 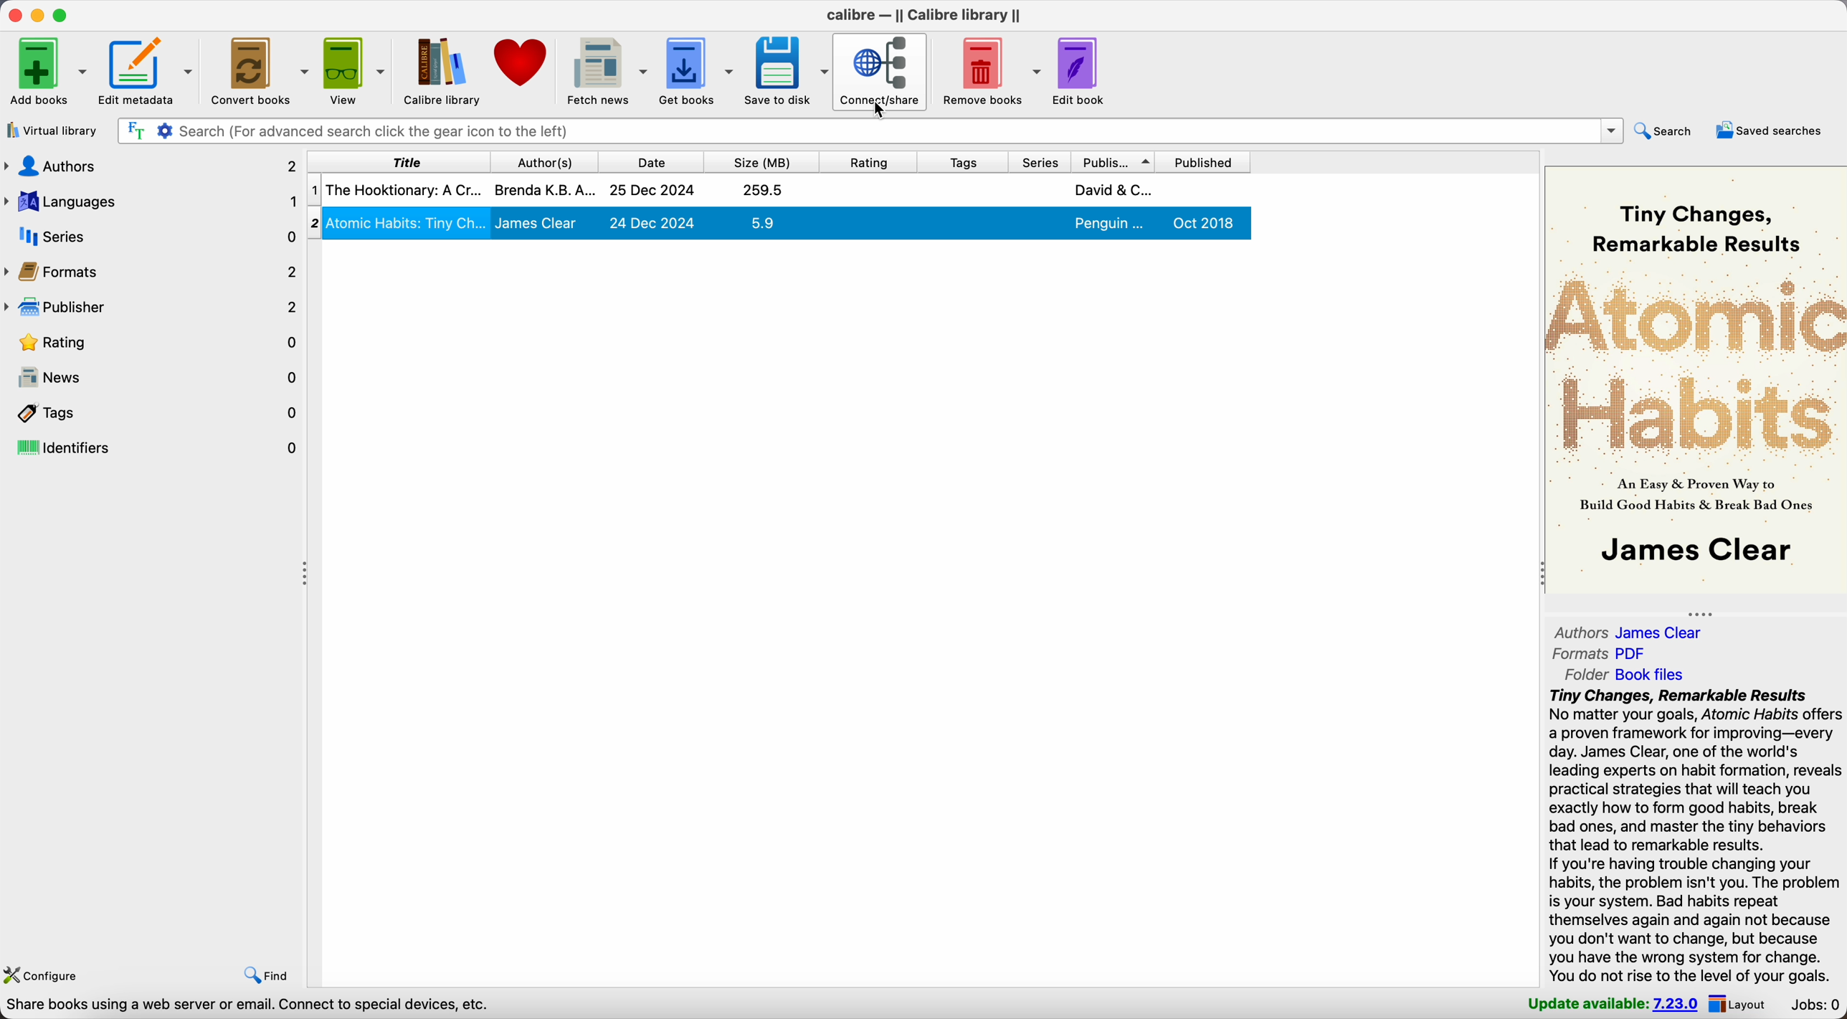 What do you see at coordinates (1629, 632) in the screenshot?
I see `authors James Clear` at bounding box center [1629, 632].